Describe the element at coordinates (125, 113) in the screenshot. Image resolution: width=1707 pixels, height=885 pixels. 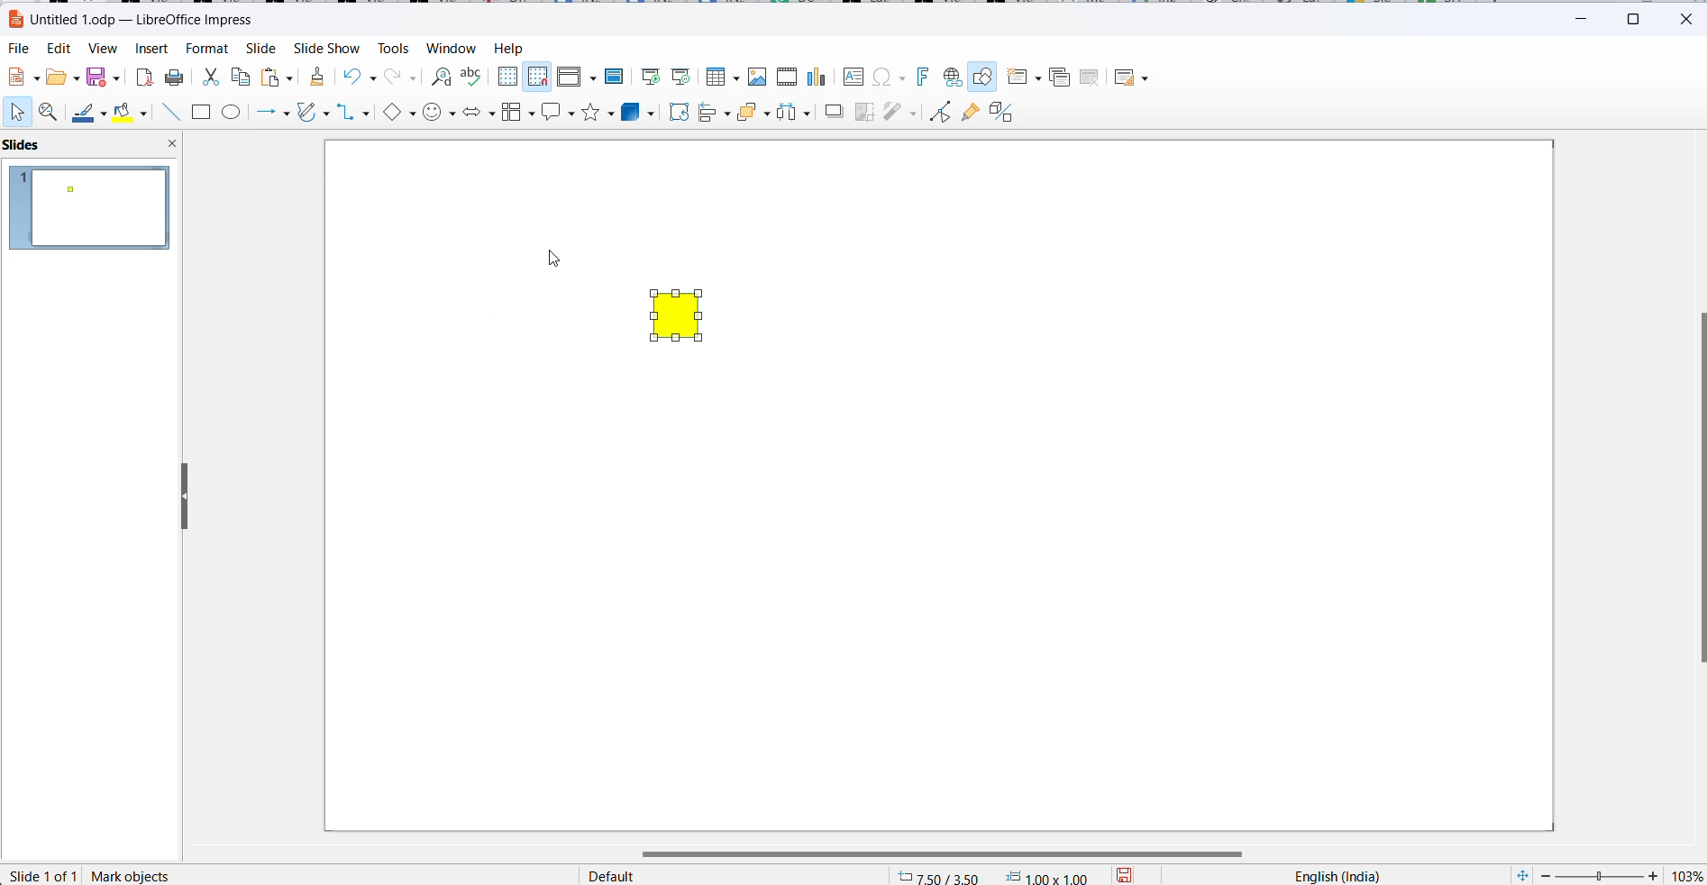
I see `fill color` at that location.